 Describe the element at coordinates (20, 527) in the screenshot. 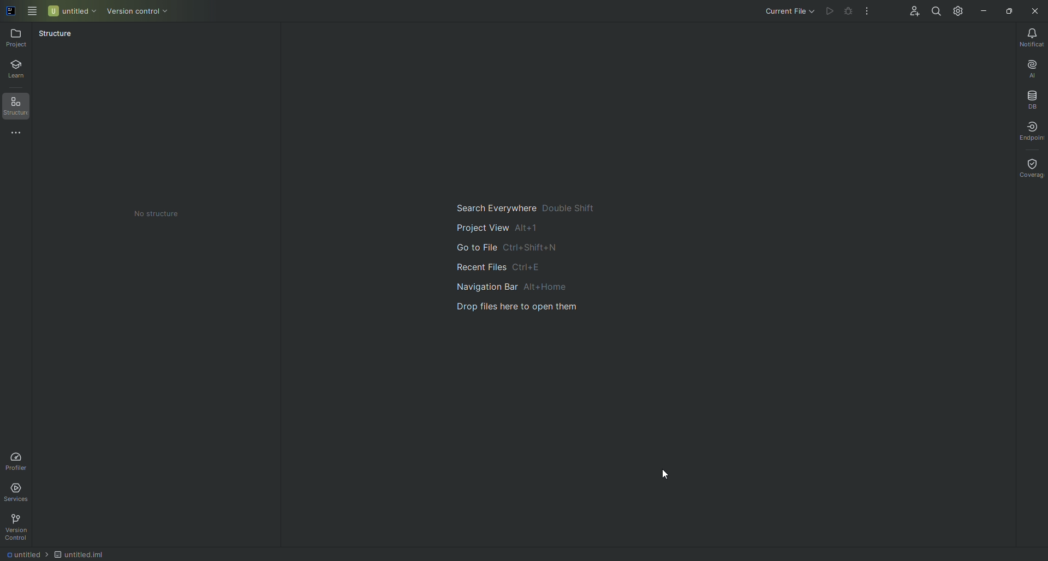

I see `Version Control` at that location.